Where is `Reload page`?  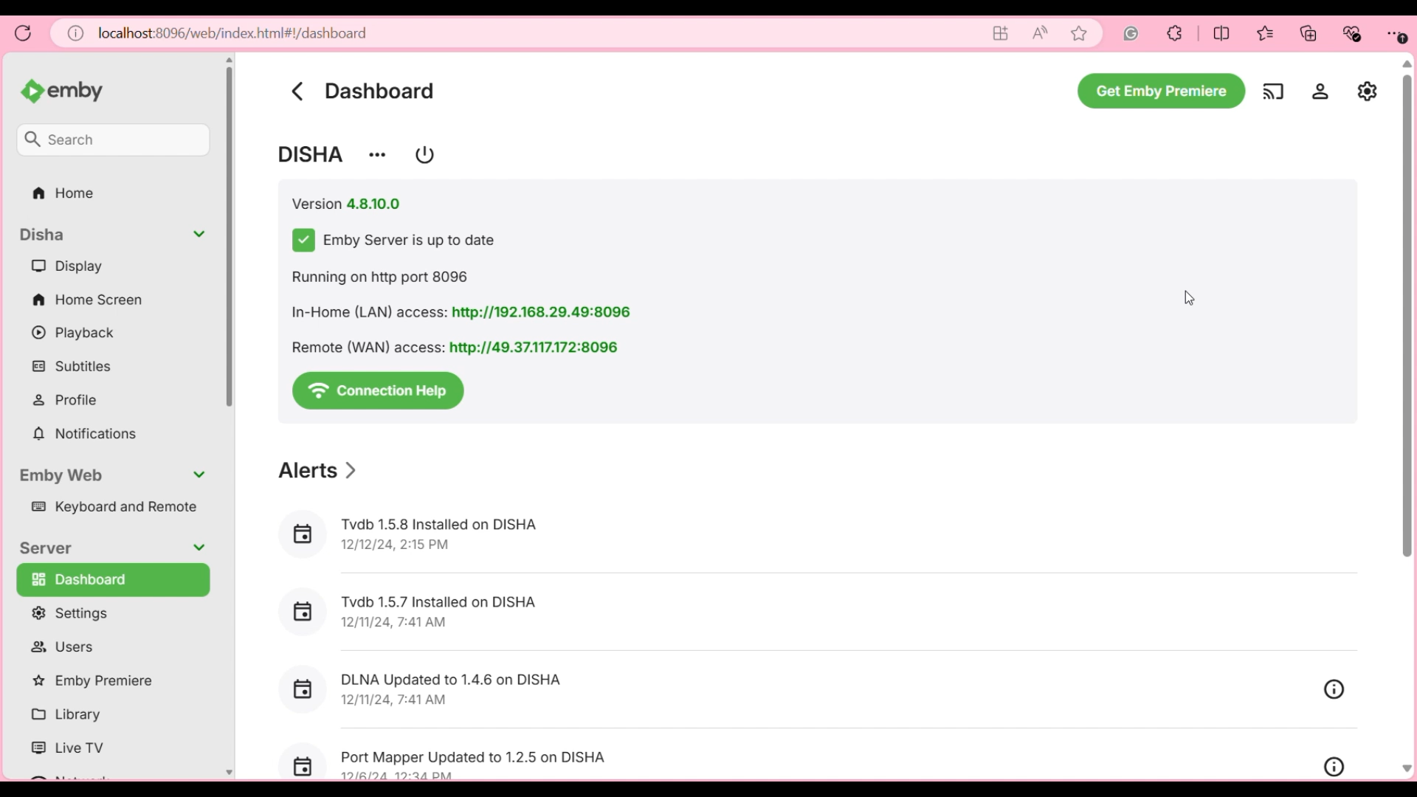 Reload page is located at coordinates (24, 33).